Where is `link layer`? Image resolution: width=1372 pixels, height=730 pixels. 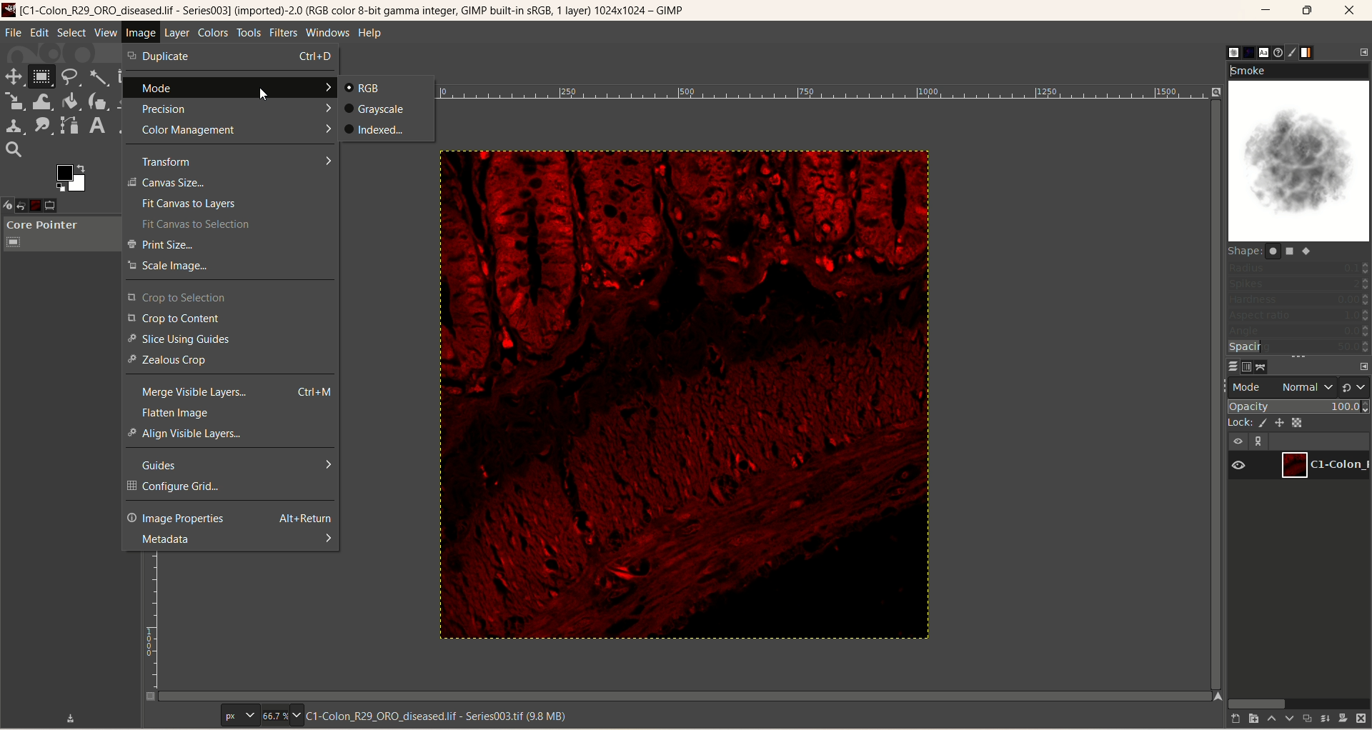 link layer is located at coordinates (1259, 443).